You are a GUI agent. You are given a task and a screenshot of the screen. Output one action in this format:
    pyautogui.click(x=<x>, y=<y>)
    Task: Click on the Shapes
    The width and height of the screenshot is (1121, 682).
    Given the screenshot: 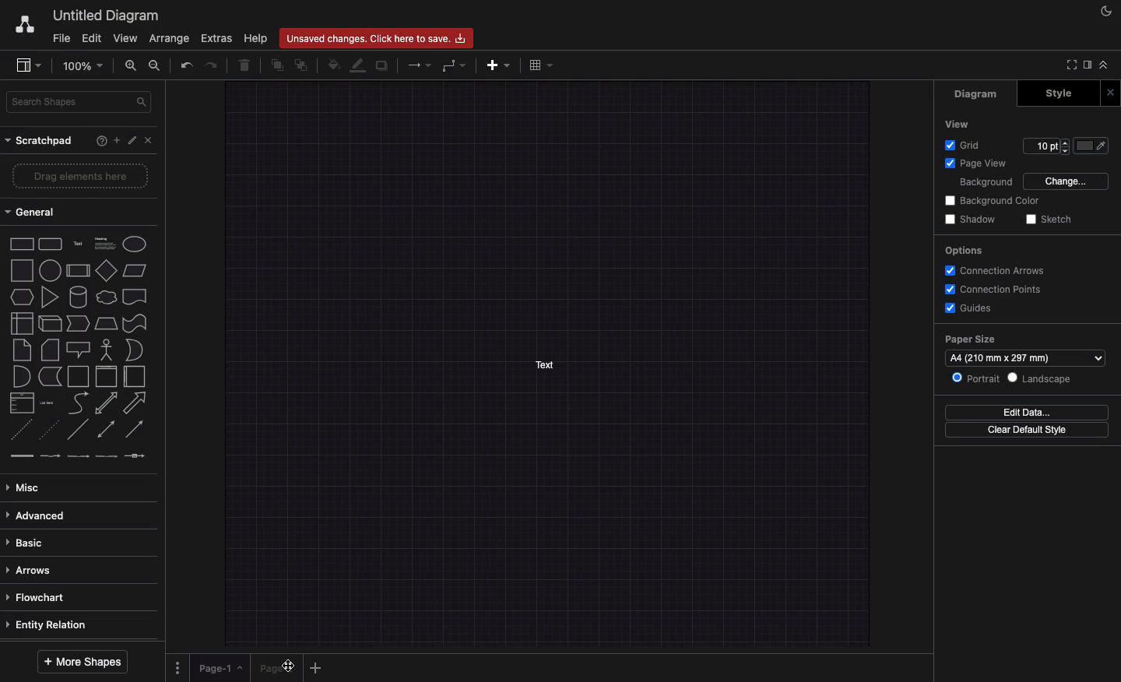 What is the action you would take?
    pyautogui.click(x=78, y=349)
    